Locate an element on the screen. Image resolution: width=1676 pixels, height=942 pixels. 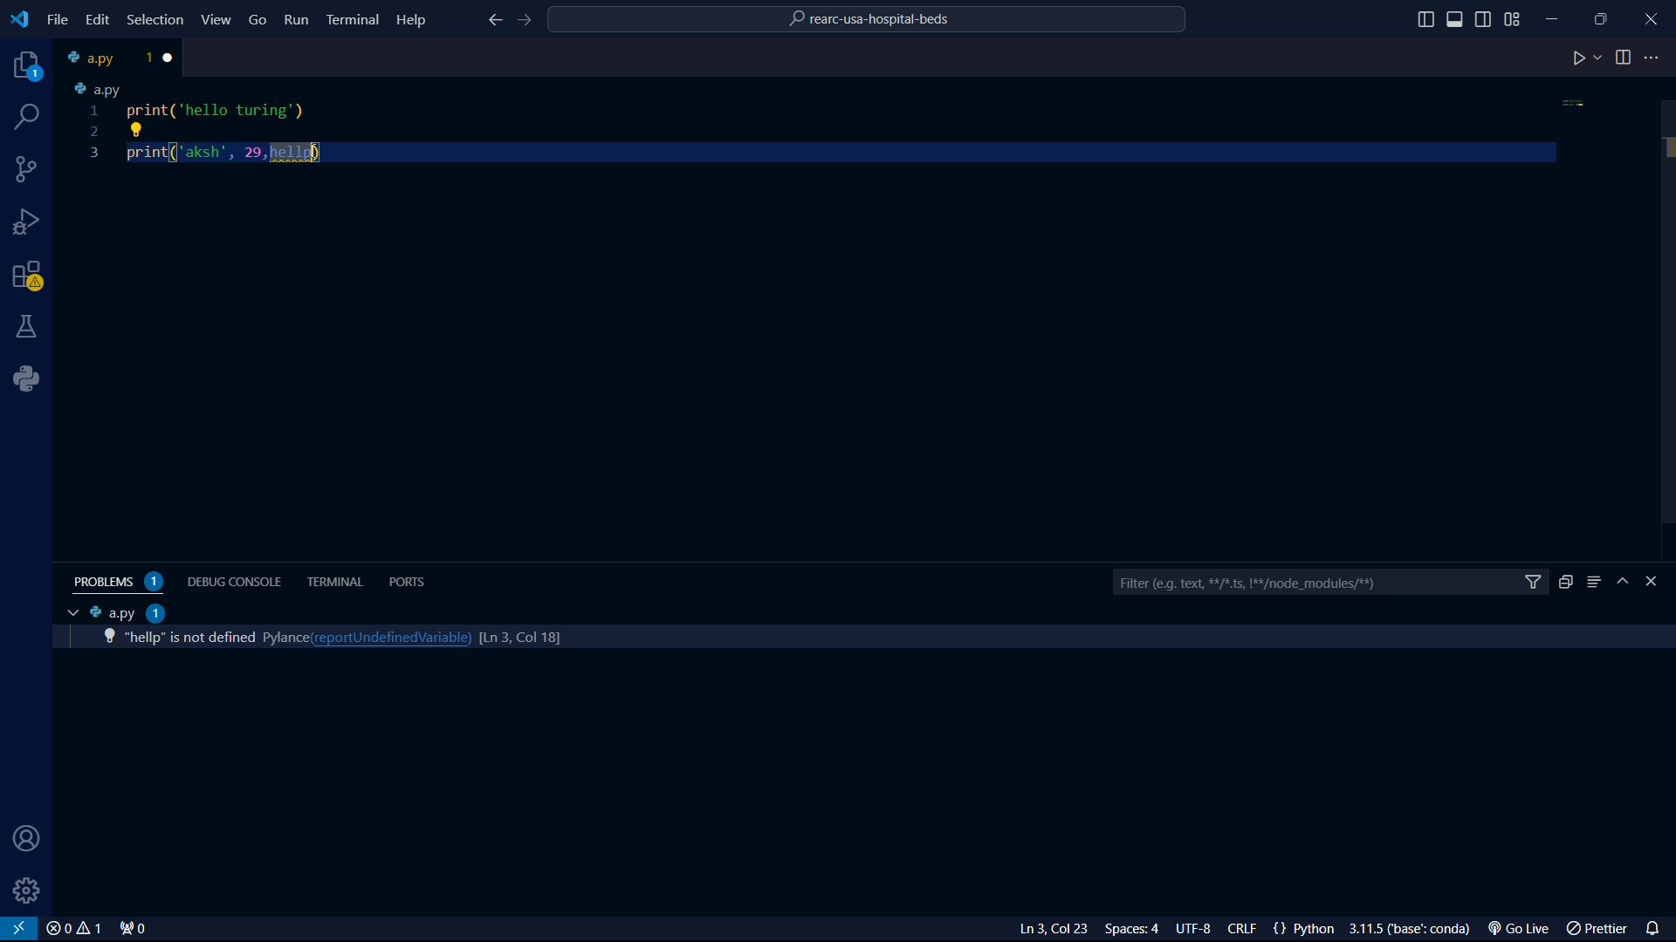
projects is located at coordinates (23, 66).